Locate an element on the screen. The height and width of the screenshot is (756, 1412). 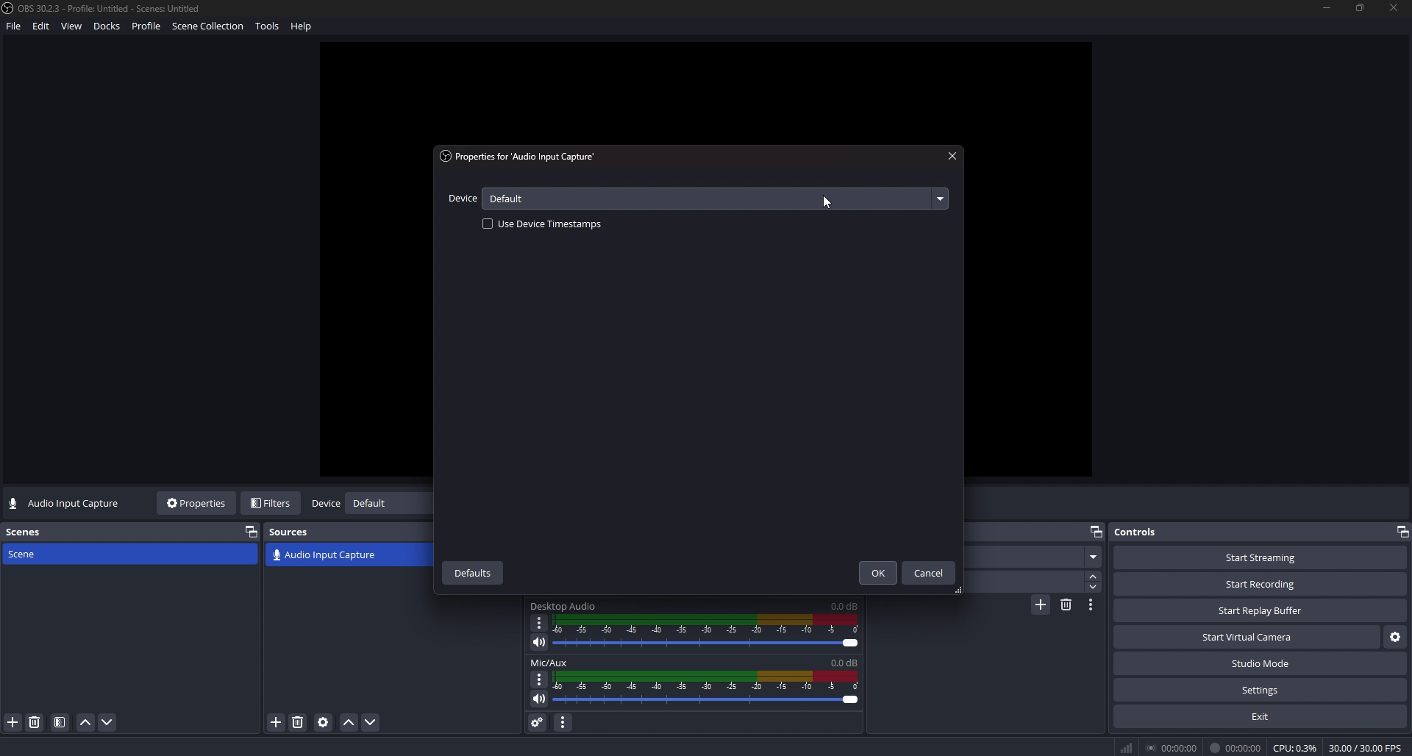
audio mixer is located at coordinates (710, 688).